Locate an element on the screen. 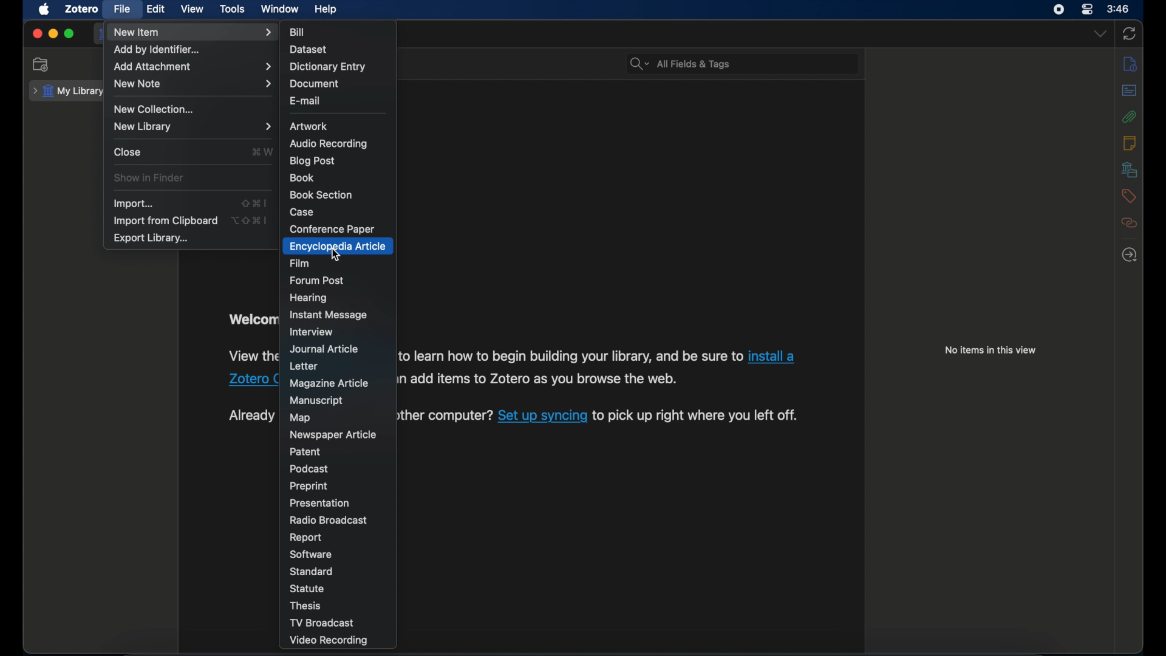 The height and width of the screenshot is (656, 1166). import from clipboard is located at coordinates (165, 220).